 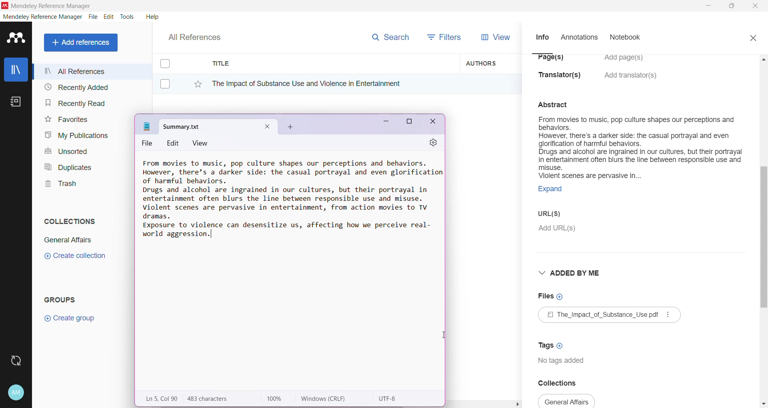 What do you see at coordinates (68, 220) in the screenshot?
I see `Collections` at bounding box center [68, 220].